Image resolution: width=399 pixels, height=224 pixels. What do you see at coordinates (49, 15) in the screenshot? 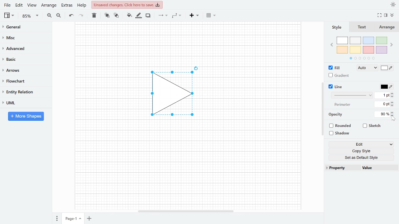
I see `Zoom in` at bounding box center [49, 15].